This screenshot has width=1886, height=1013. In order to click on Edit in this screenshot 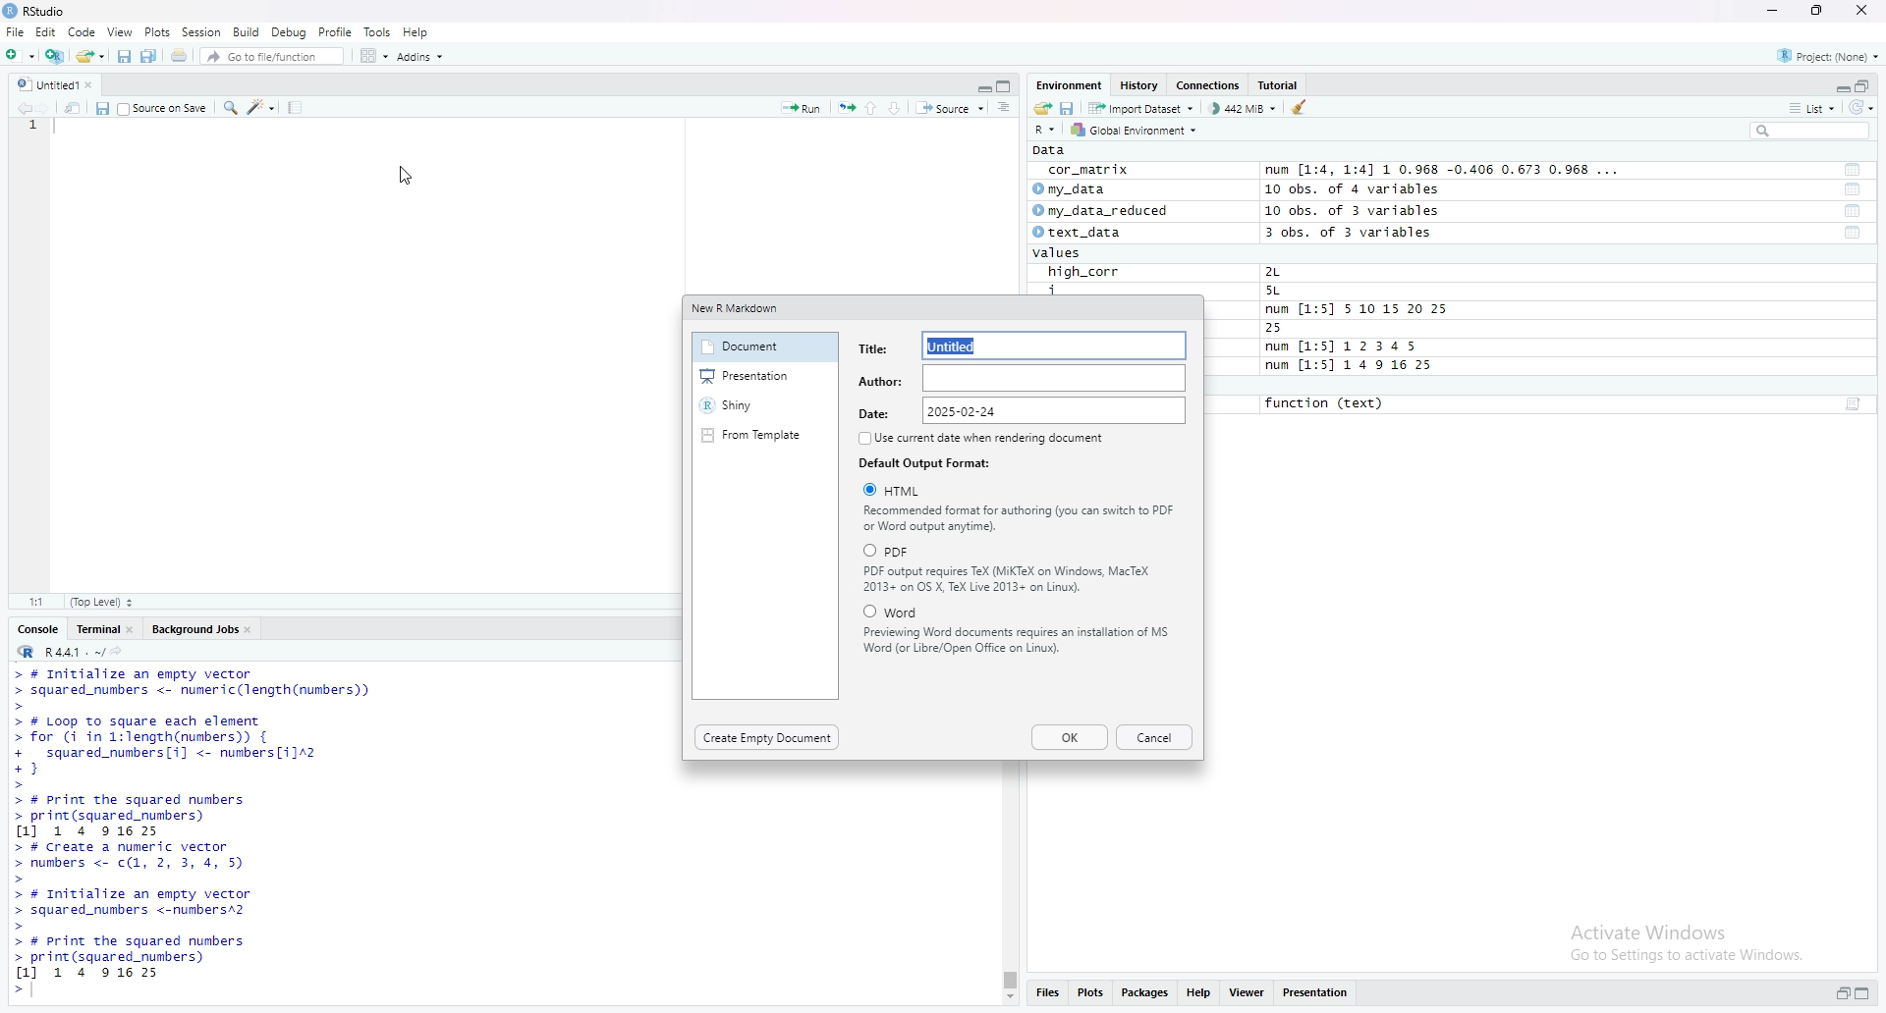, I will do `click(44, 31)`.